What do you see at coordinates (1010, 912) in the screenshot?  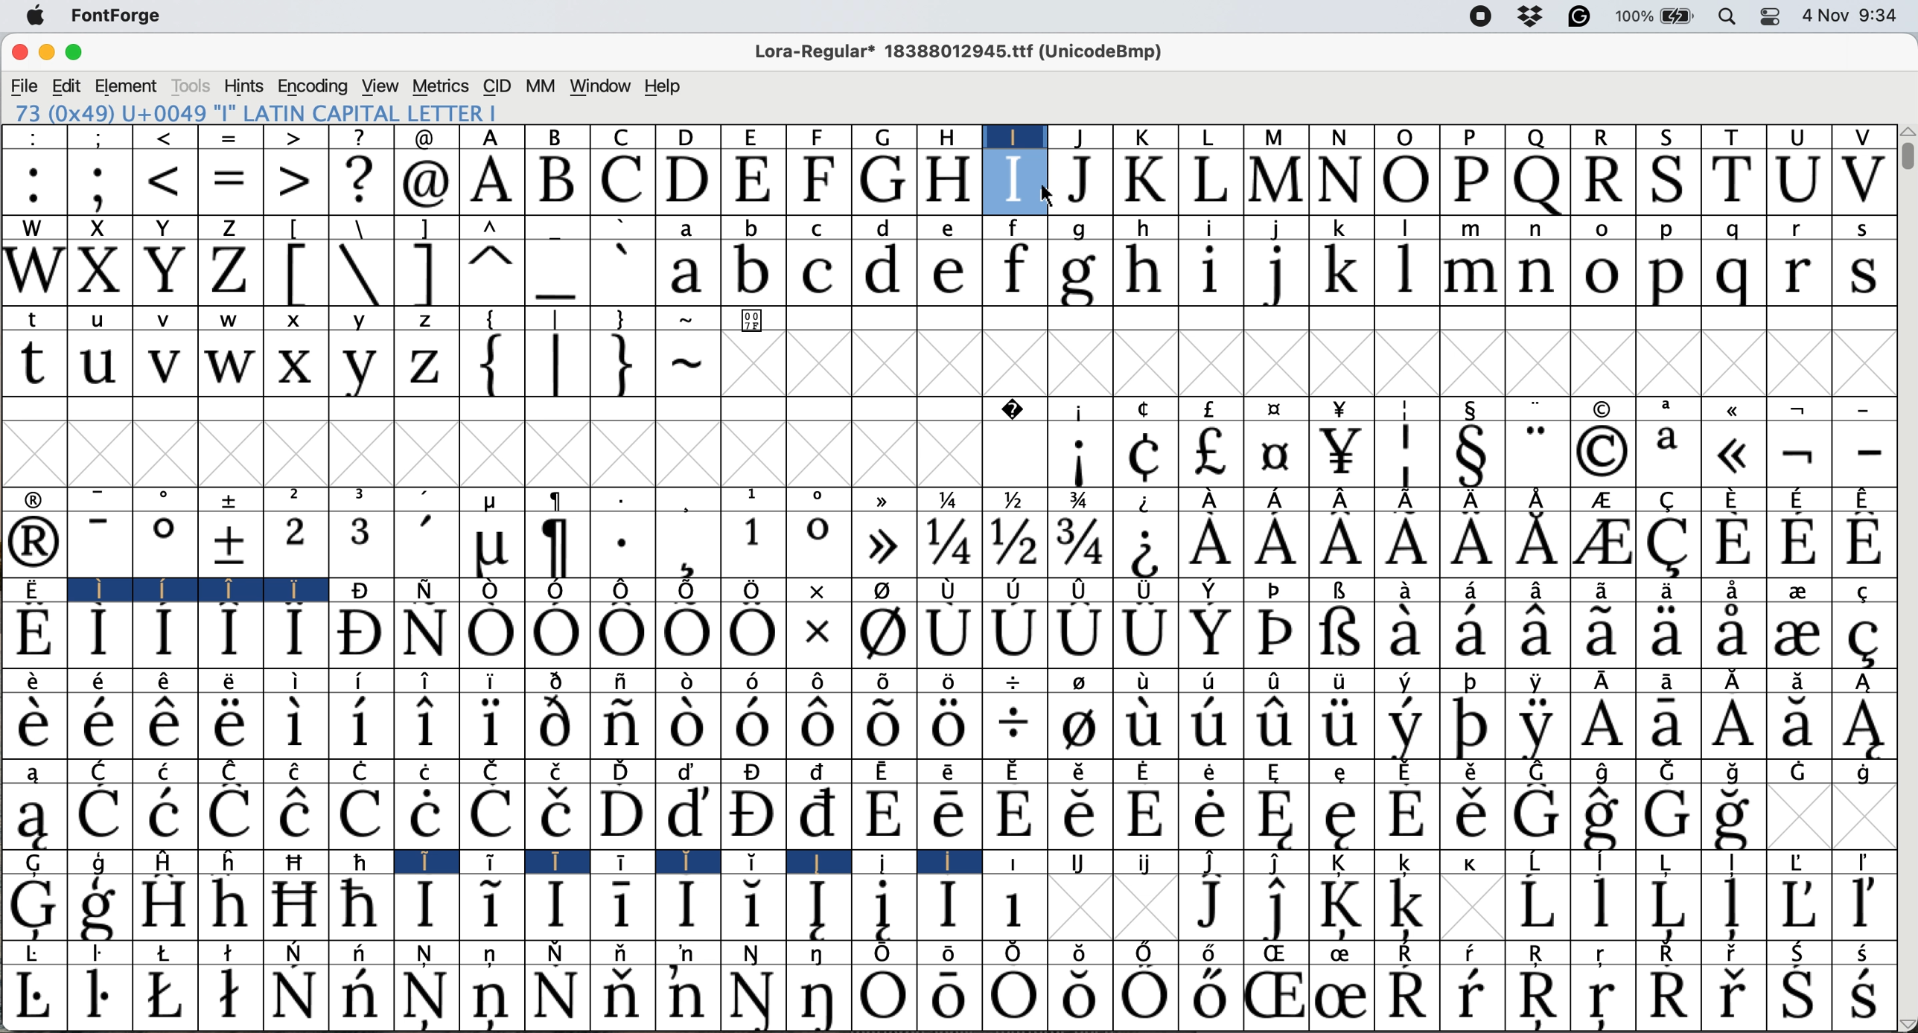 I see `Symbol` at bounding box center [1010, 912].